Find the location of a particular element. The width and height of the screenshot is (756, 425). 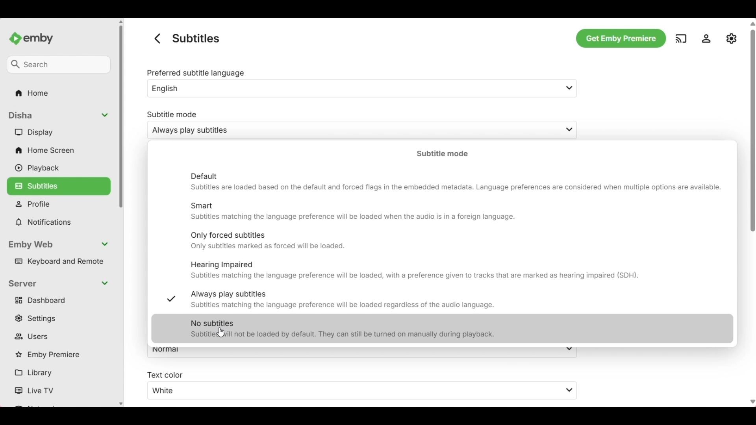

Collapse Server is located at coordinates (59, 284).